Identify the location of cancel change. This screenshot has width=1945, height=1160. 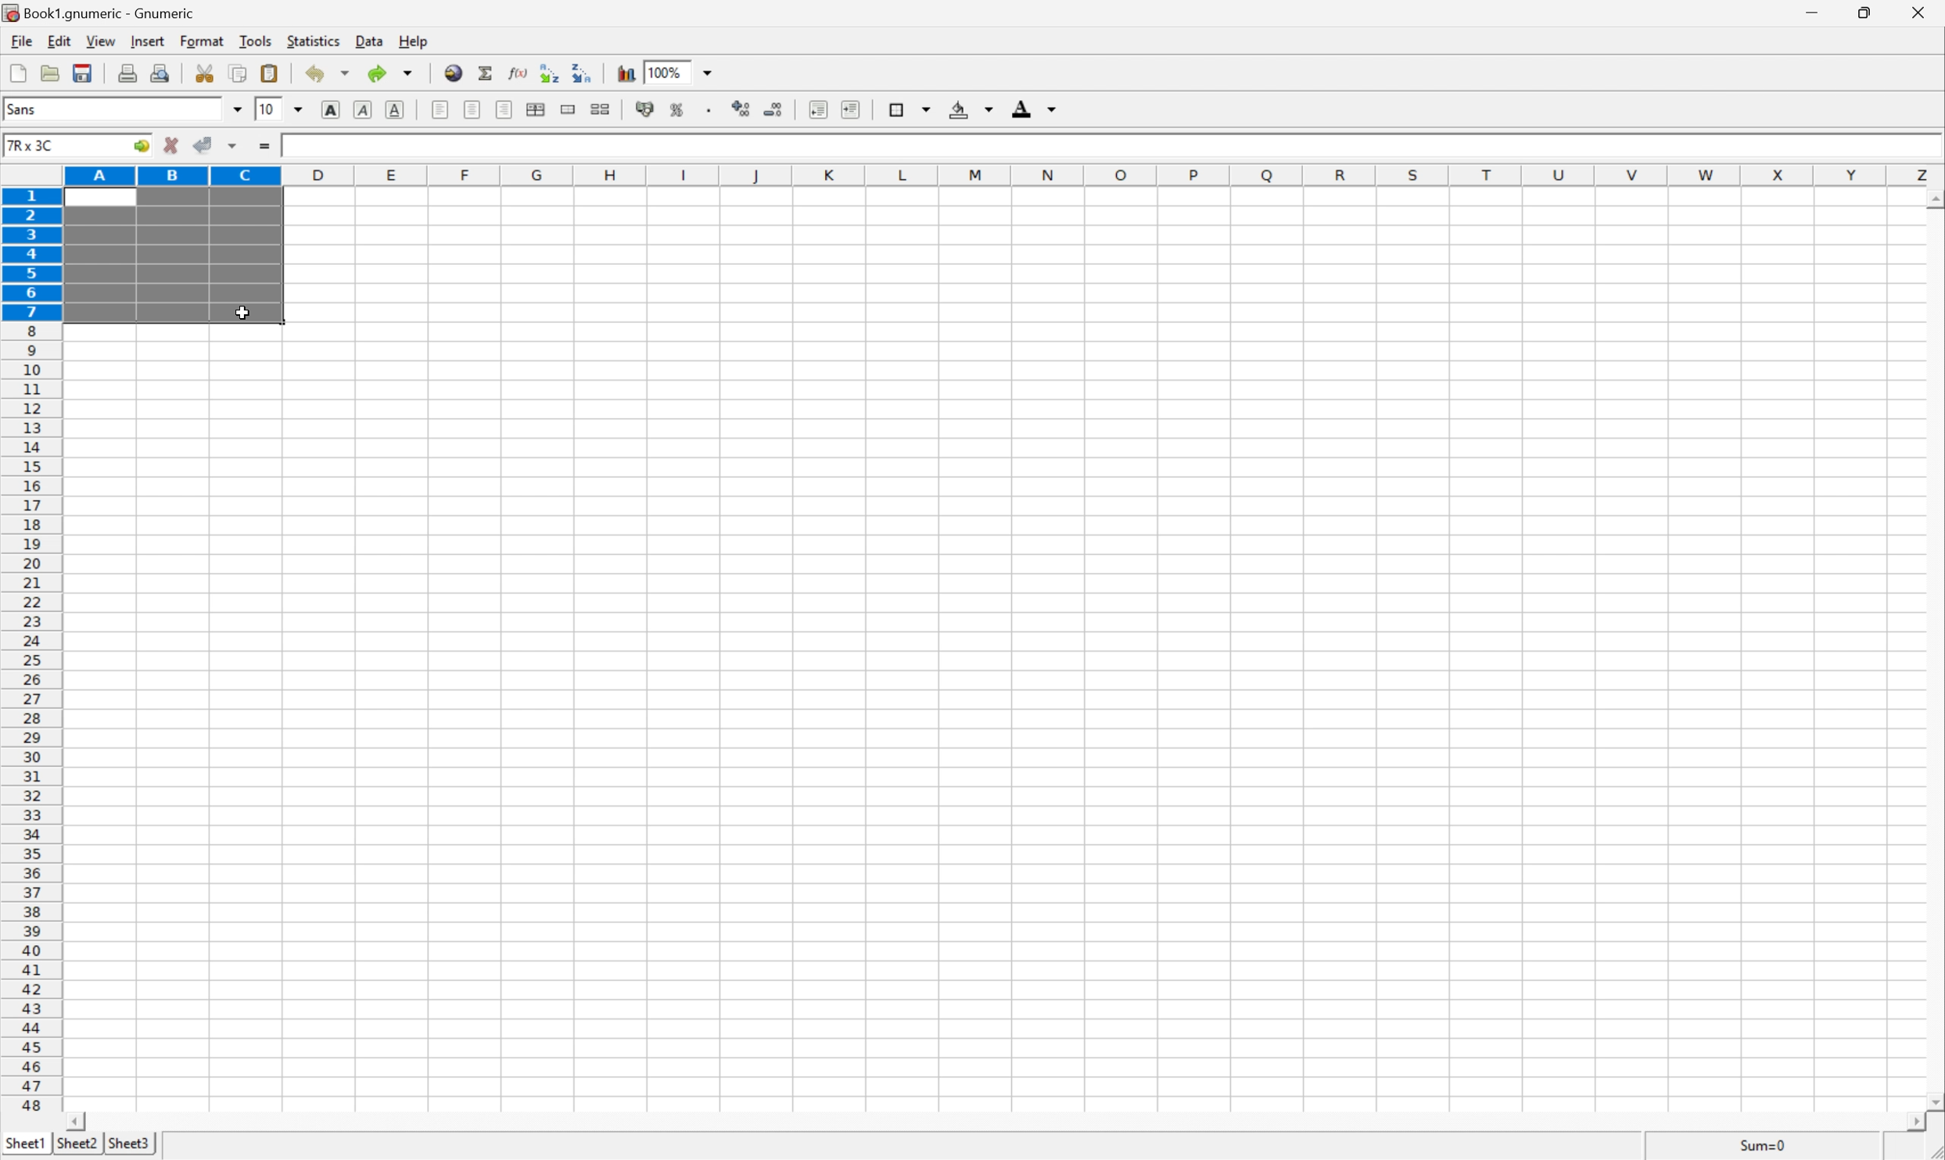
(171, 147).